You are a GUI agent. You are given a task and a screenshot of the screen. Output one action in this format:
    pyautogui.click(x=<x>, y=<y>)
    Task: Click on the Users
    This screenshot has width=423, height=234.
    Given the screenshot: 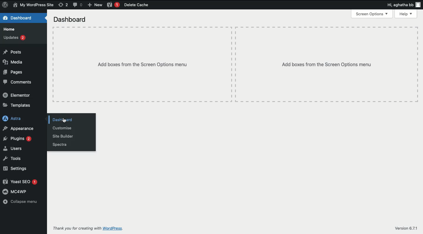 What is the action you would take?
    pyautogui.click(x=14, y=148)
    